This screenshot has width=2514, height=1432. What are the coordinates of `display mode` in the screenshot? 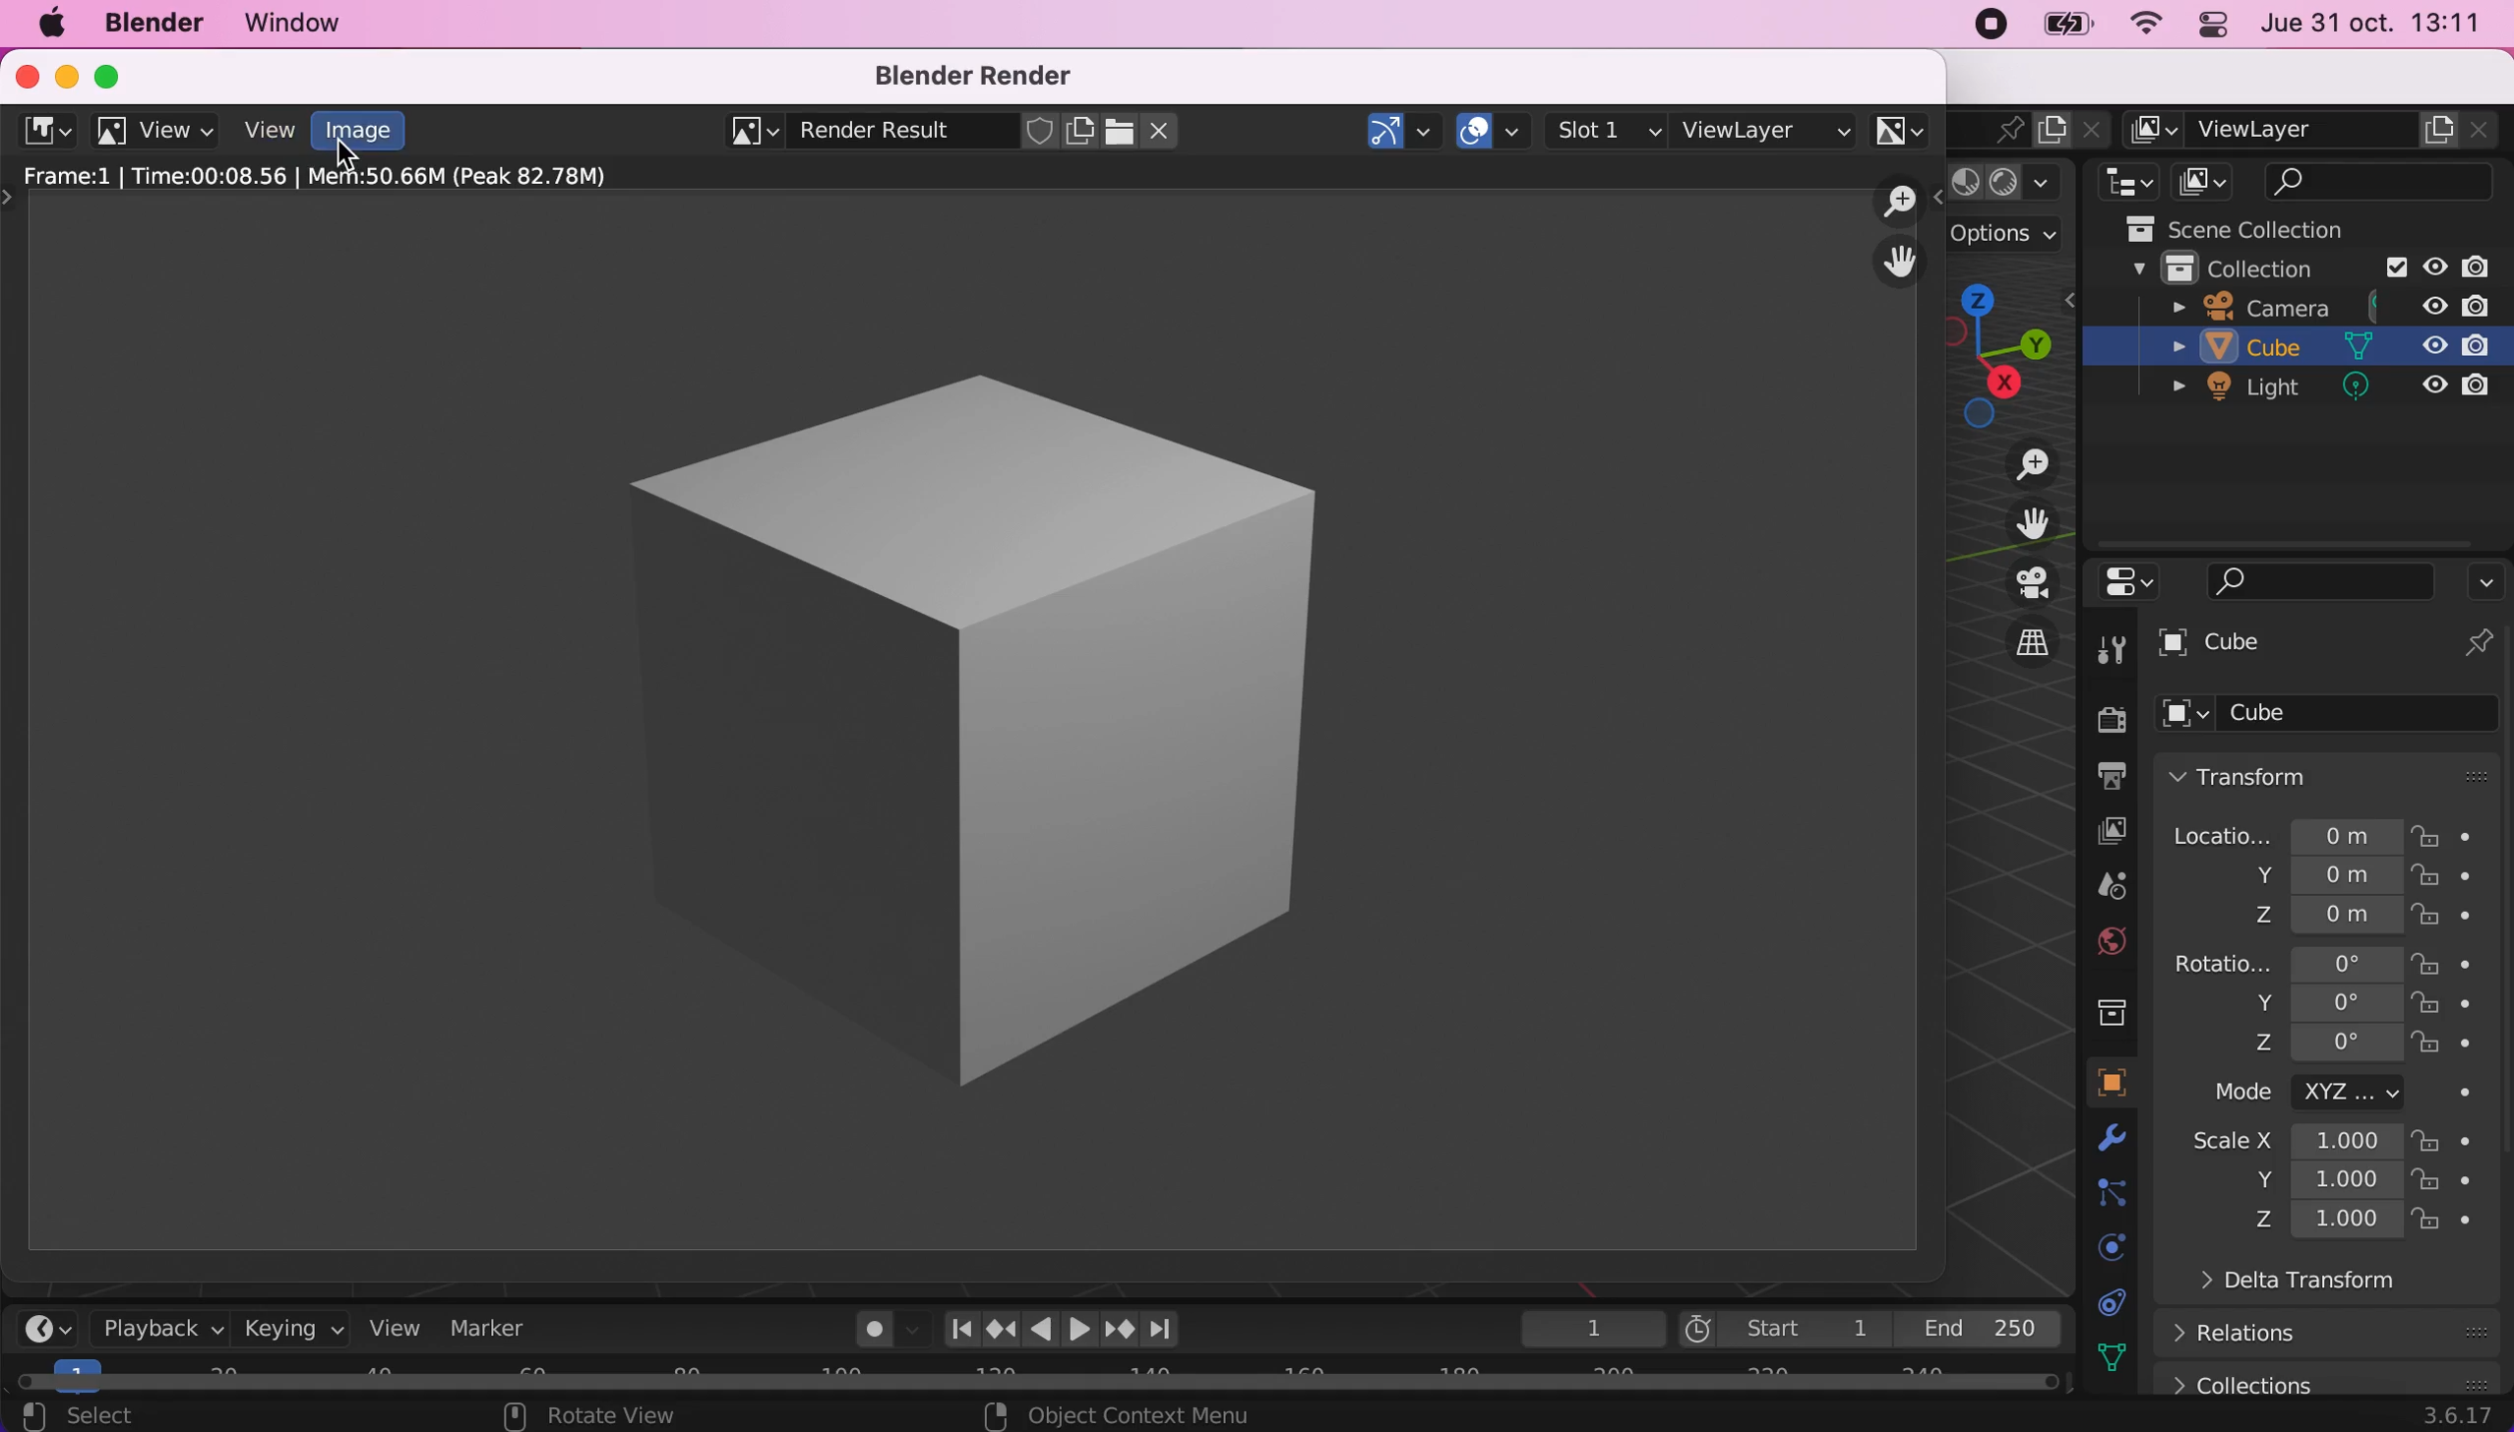 It's located at (2208, 181).